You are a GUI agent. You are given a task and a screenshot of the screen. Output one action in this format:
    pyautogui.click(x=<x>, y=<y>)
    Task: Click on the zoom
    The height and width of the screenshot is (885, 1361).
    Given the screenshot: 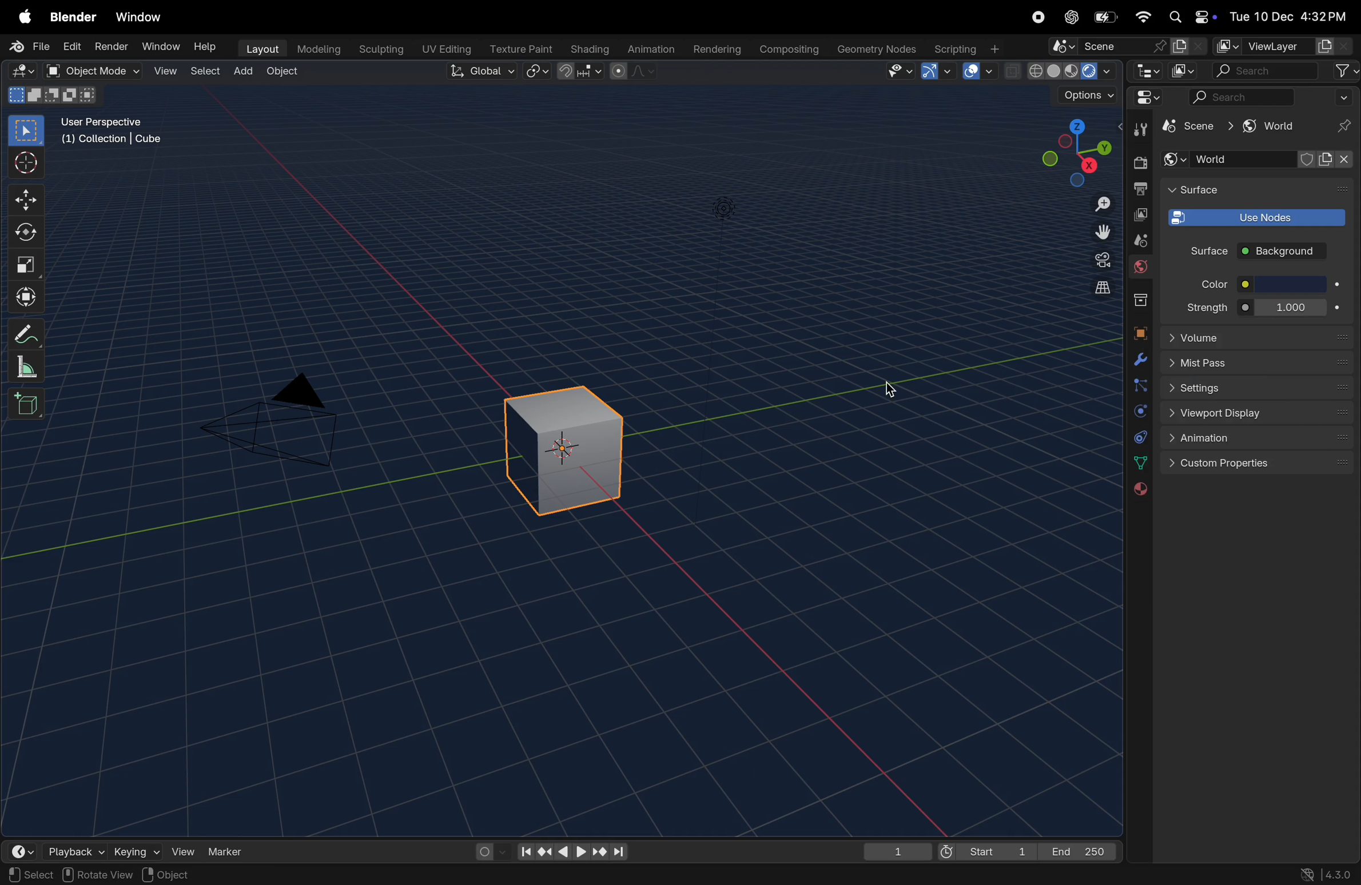 What is the action you would take?
    pyautogui.click(x=1096, y=204)
    